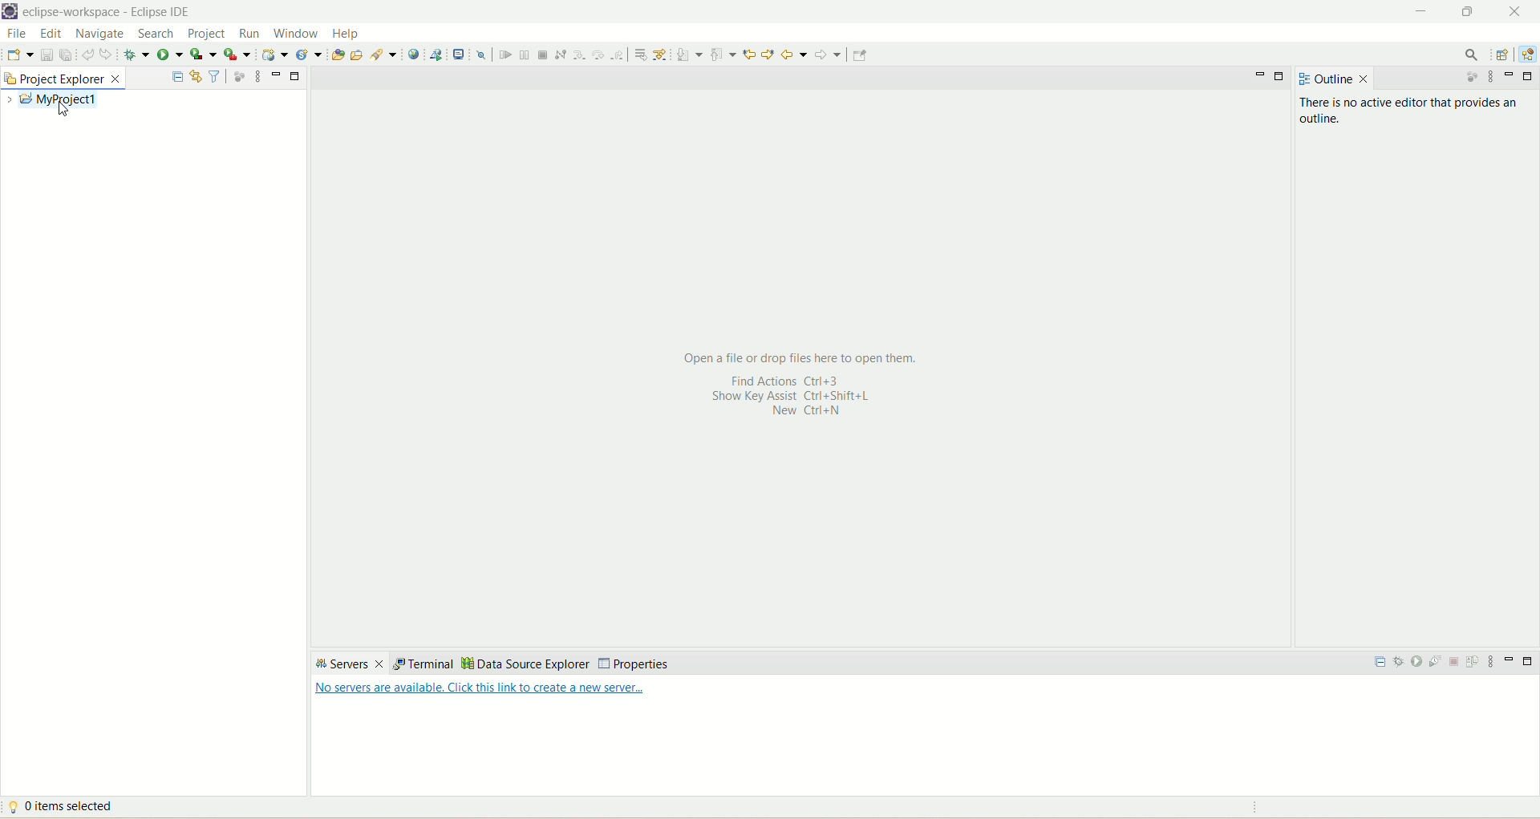 The width and height of the screenshot is (1540, 819). Describe the element at coordinates (57, 98) in the screenshot. I see `my project` at that location.